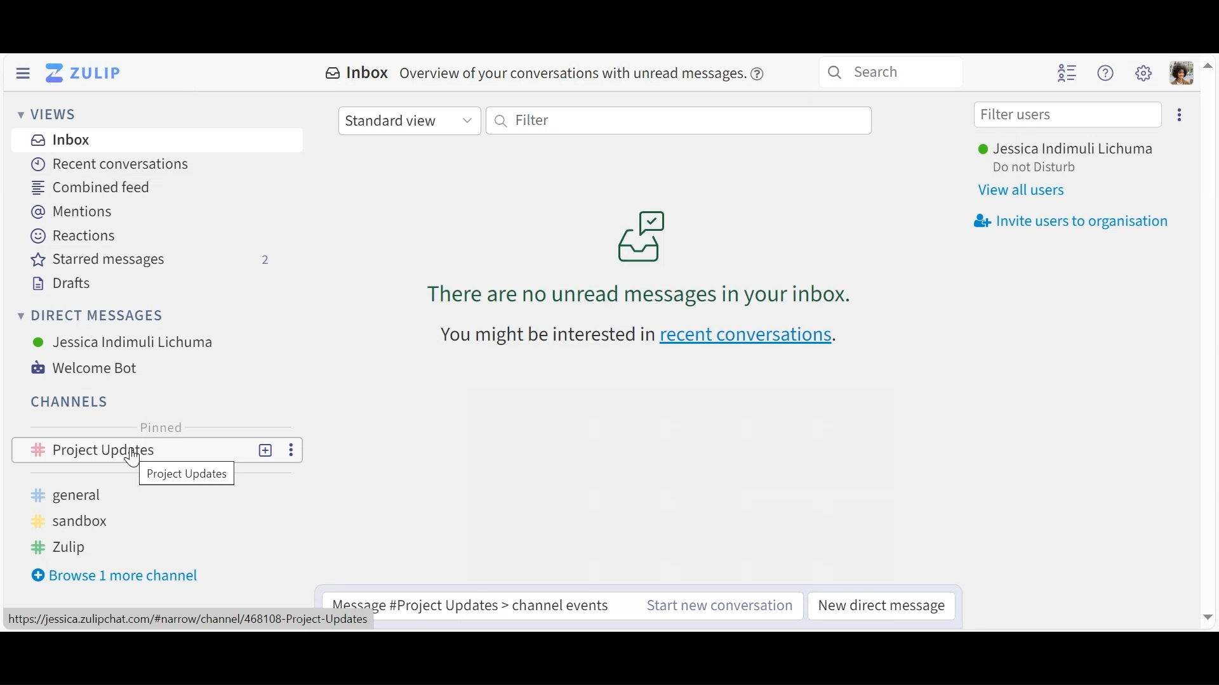 The image size is (1219, 685). What do you see at coordinates (162, 427) in the screenshot?
I see `pinned` at bounding box center [162, 427].